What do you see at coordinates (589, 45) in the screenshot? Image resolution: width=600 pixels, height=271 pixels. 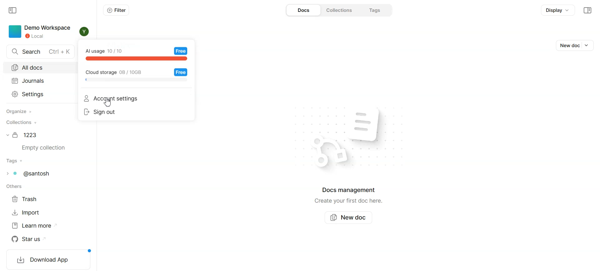 I see `Dropdown box` at bounding box center [589, 45].